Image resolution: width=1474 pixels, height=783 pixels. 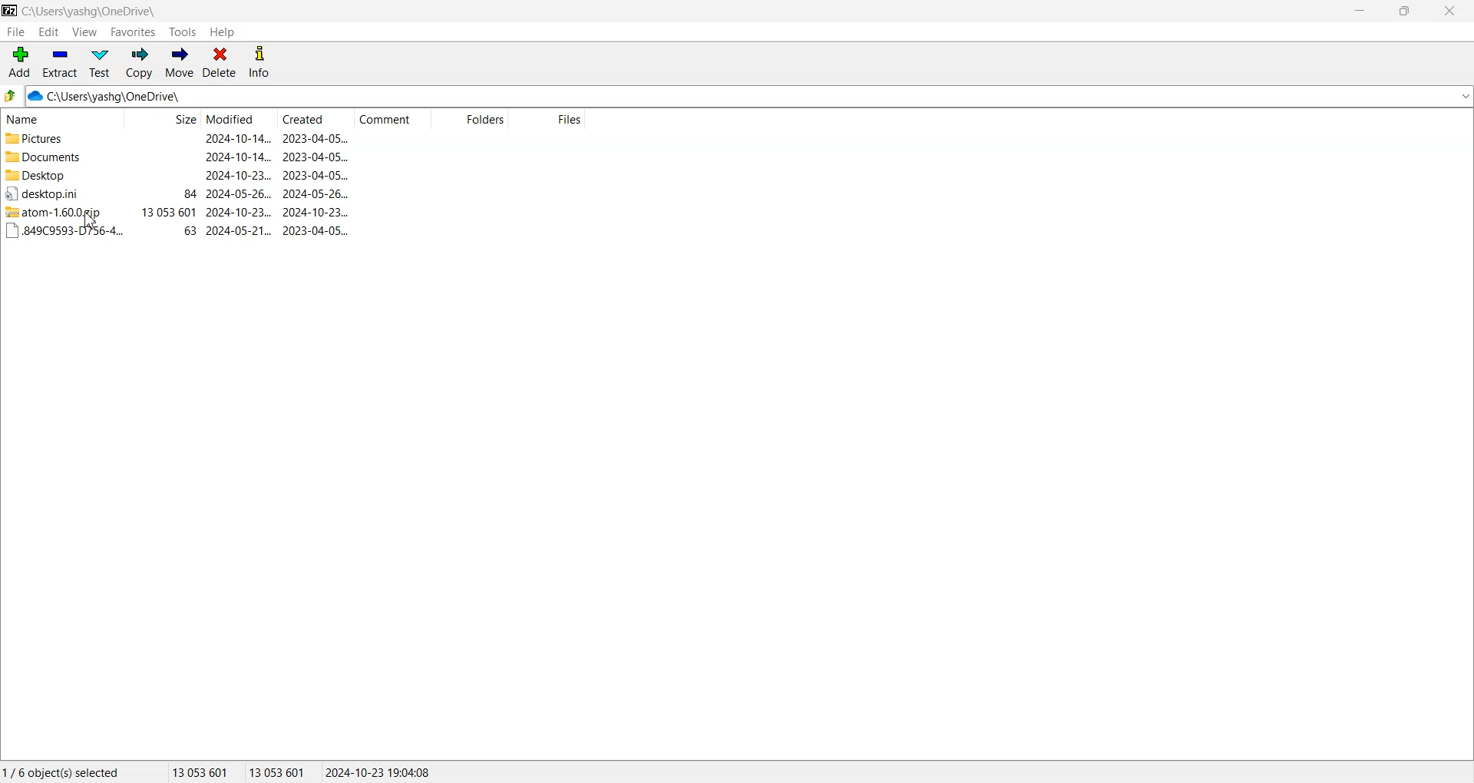 I want to click on Help, so click(x=222, y=32).